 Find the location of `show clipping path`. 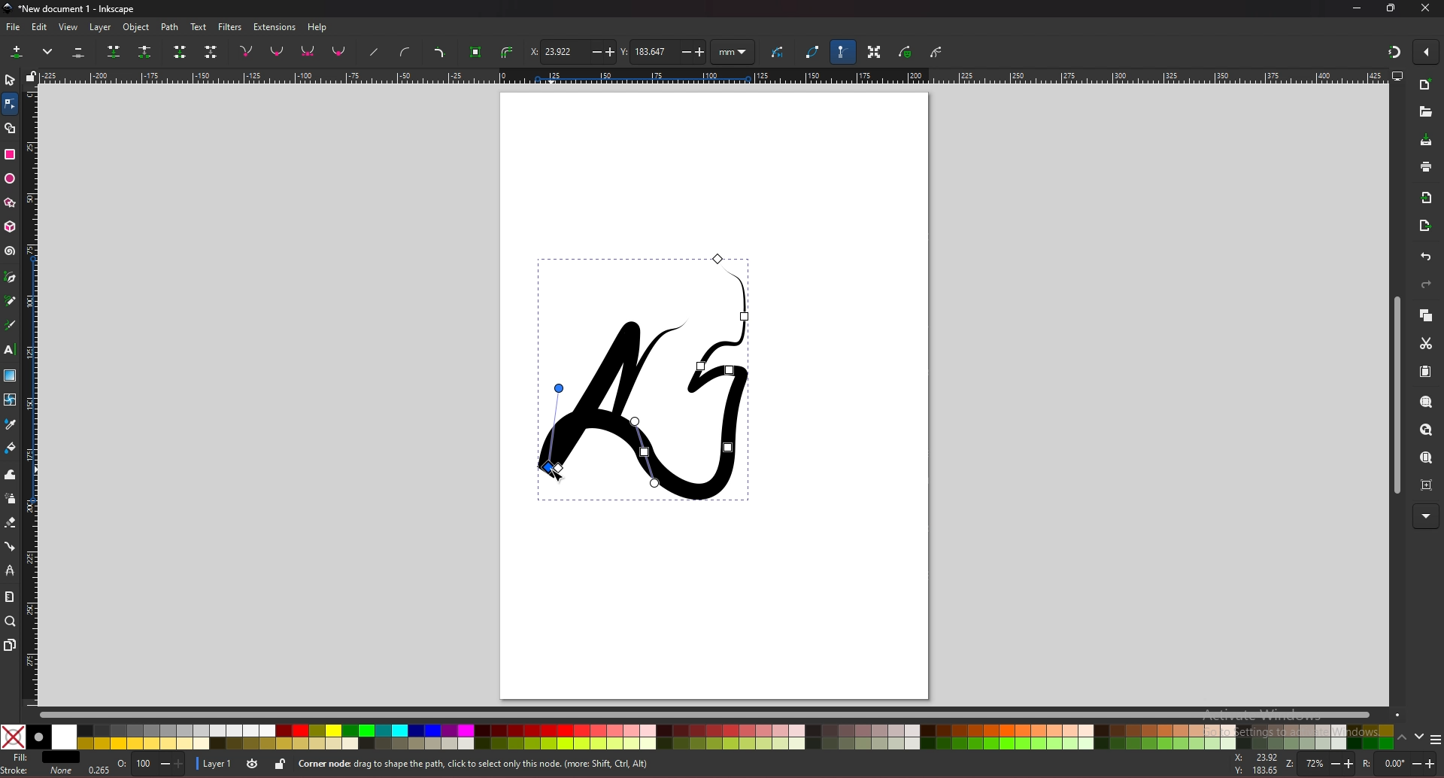

show clipping path is located at coordinates (936, 53).